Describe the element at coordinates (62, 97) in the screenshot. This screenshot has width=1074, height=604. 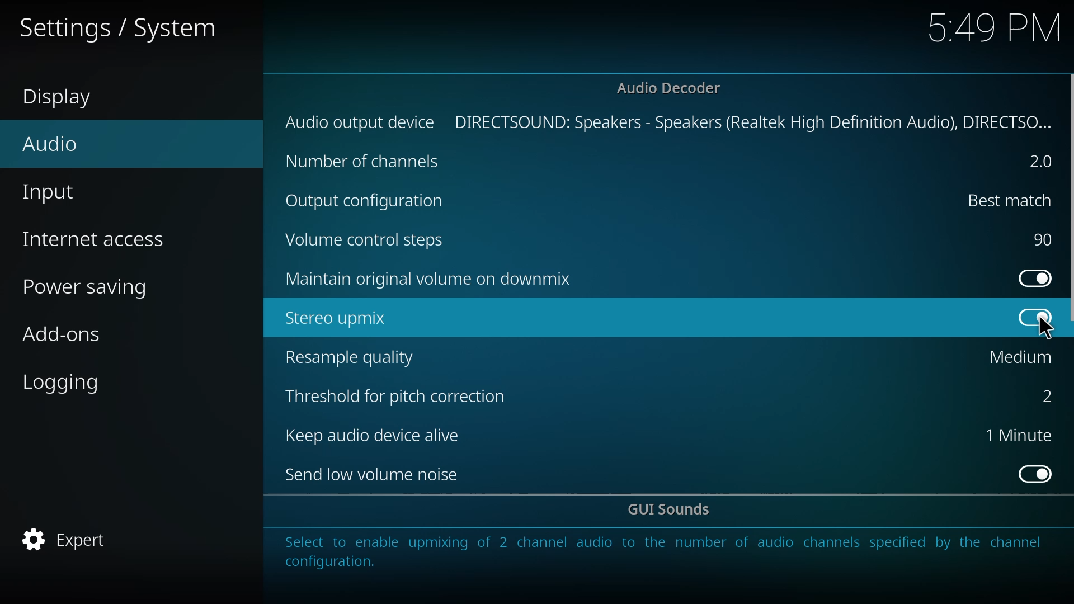
I see `display` at that location.